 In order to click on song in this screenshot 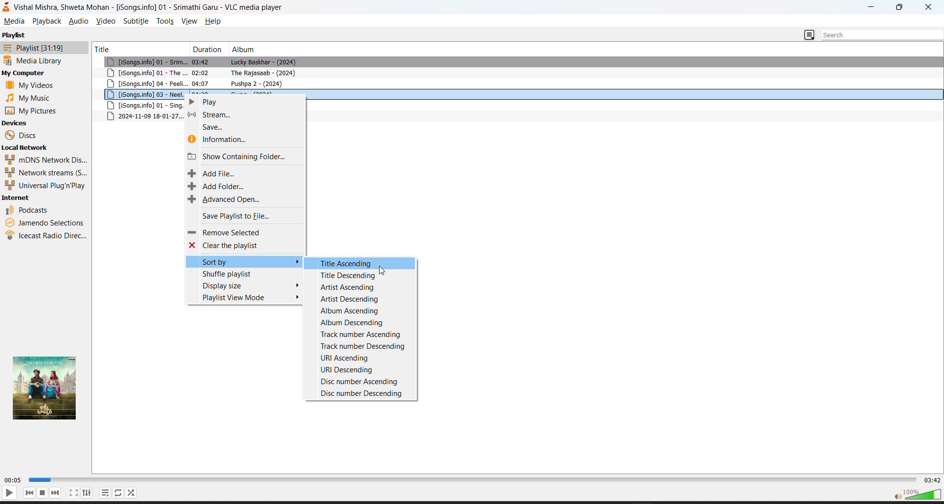, I will do `click(517, 61)`.